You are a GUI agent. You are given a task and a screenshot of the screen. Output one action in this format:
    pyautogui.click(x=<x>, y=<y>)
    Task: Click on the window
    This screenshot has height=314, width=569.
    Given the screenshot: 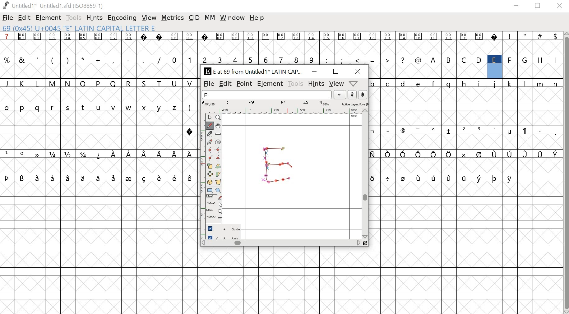 What is the action you would take?
    pyautogui.click(x=232, y=17)
    